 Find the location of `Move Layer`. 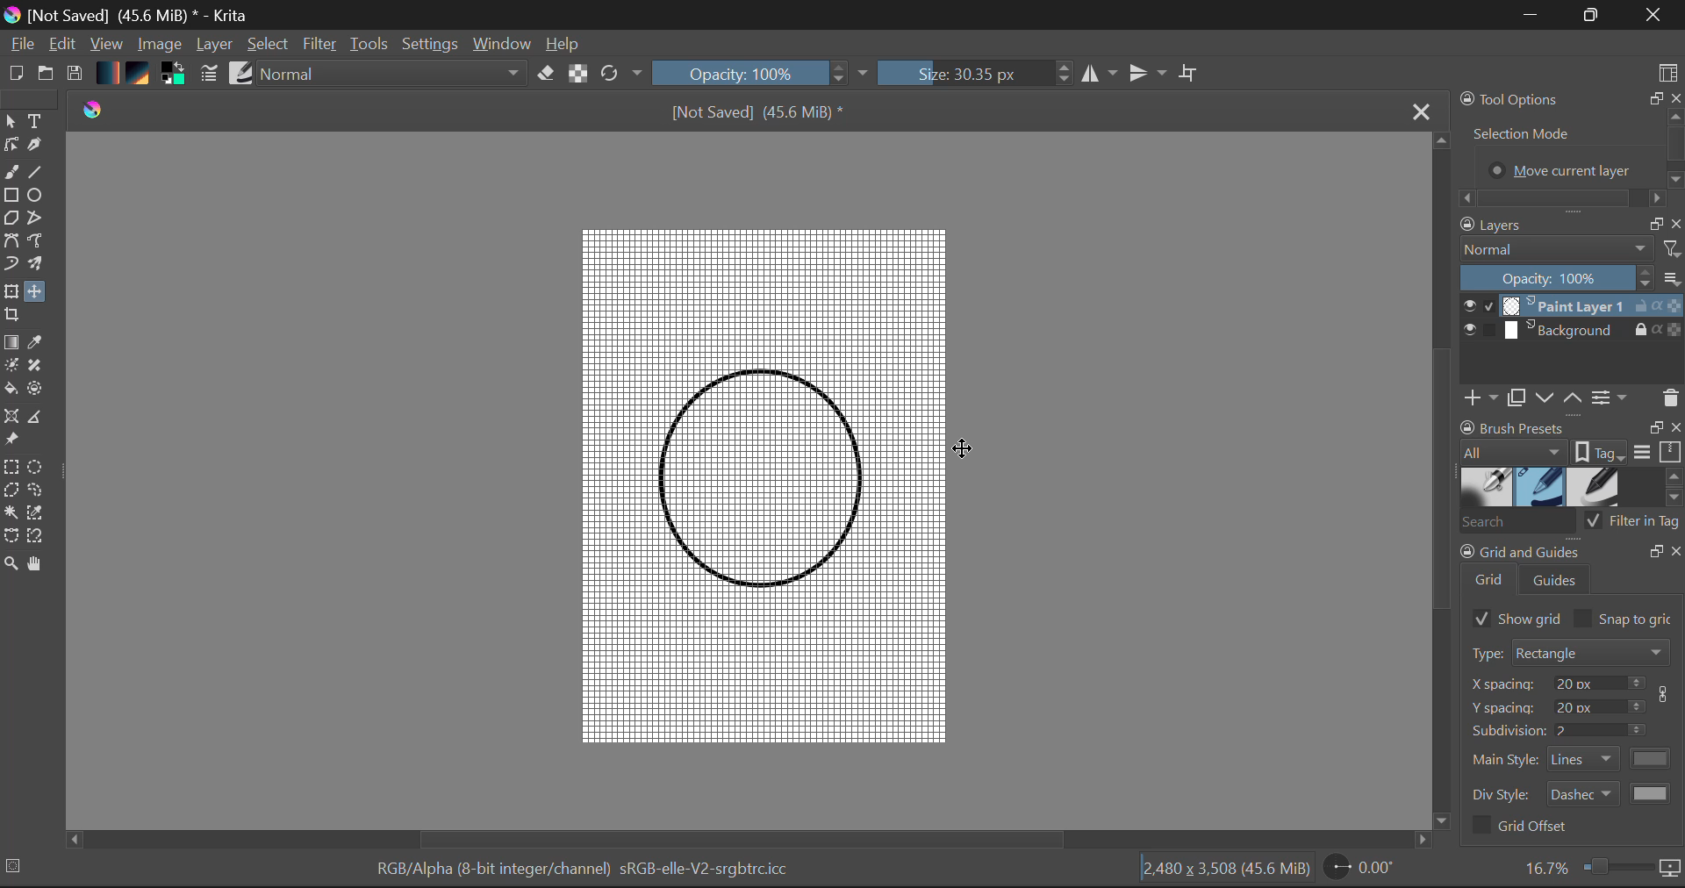

Move Layer is located at coordinates (38, 292).